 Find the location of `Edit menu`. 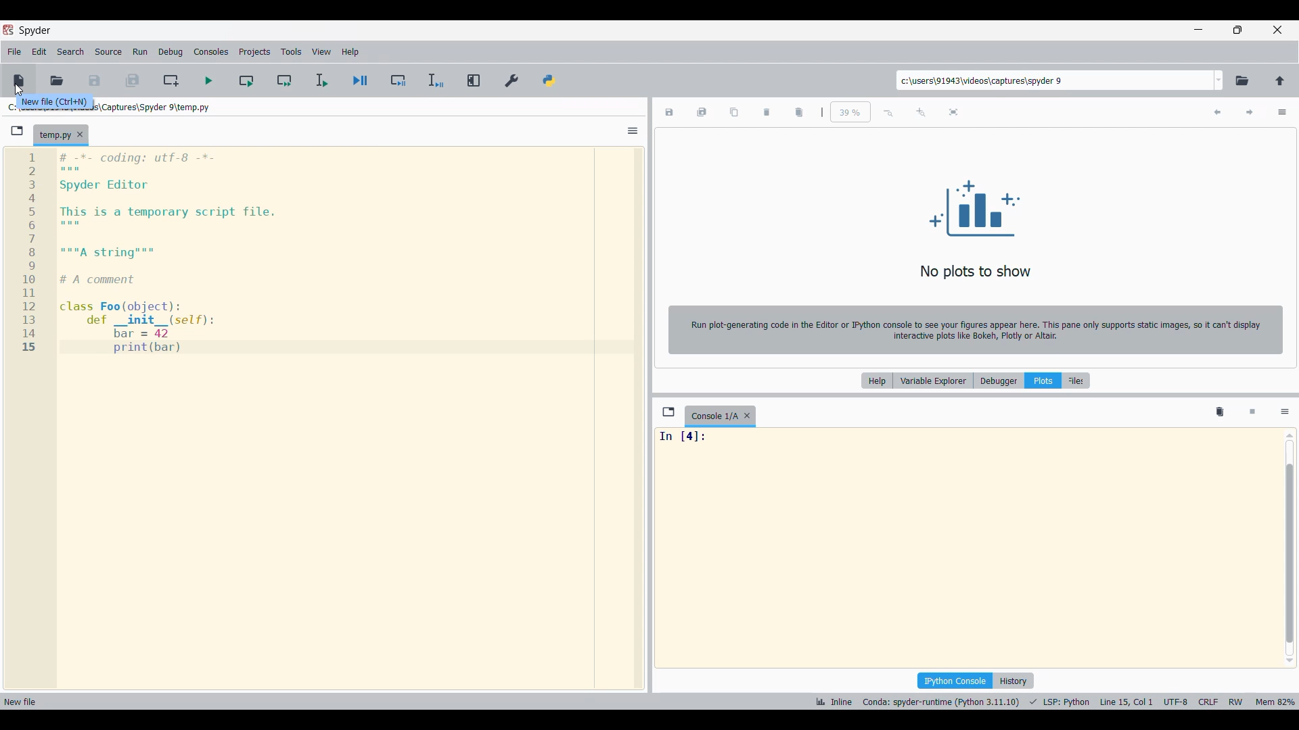

Edit menu is located at coordinates (40, 52).